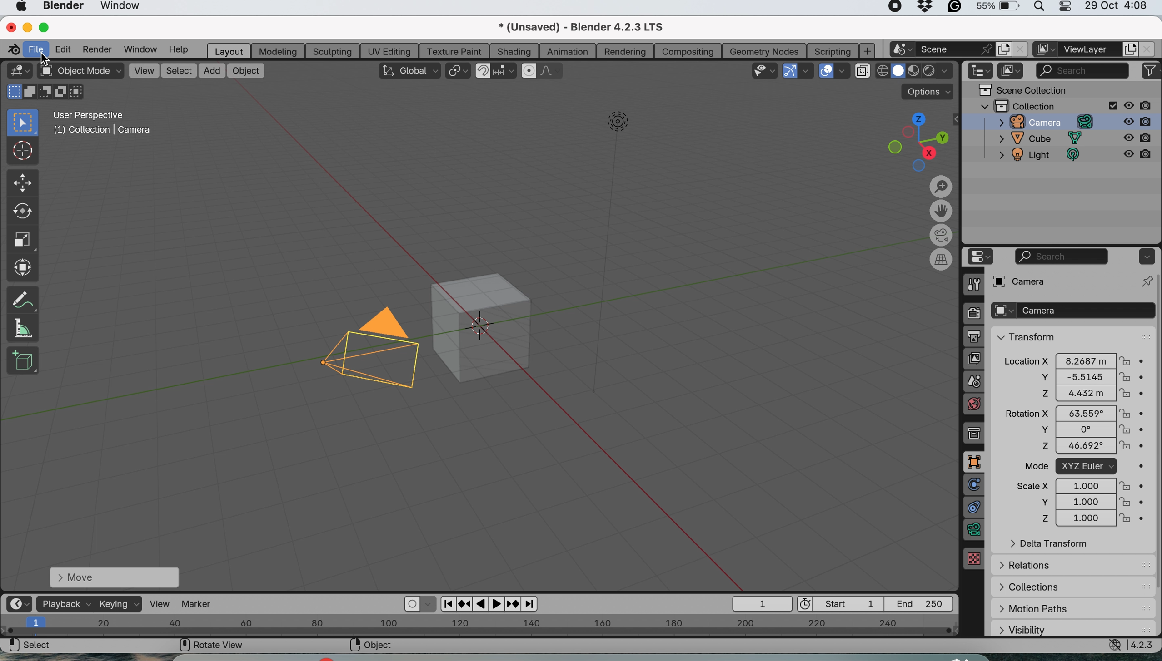 The width and height of the screenshot is (1162, 661). What do you see at coordinates (1049, 544) in the screenshot?
I see `delta transform` at bounding box center [1049, 544].